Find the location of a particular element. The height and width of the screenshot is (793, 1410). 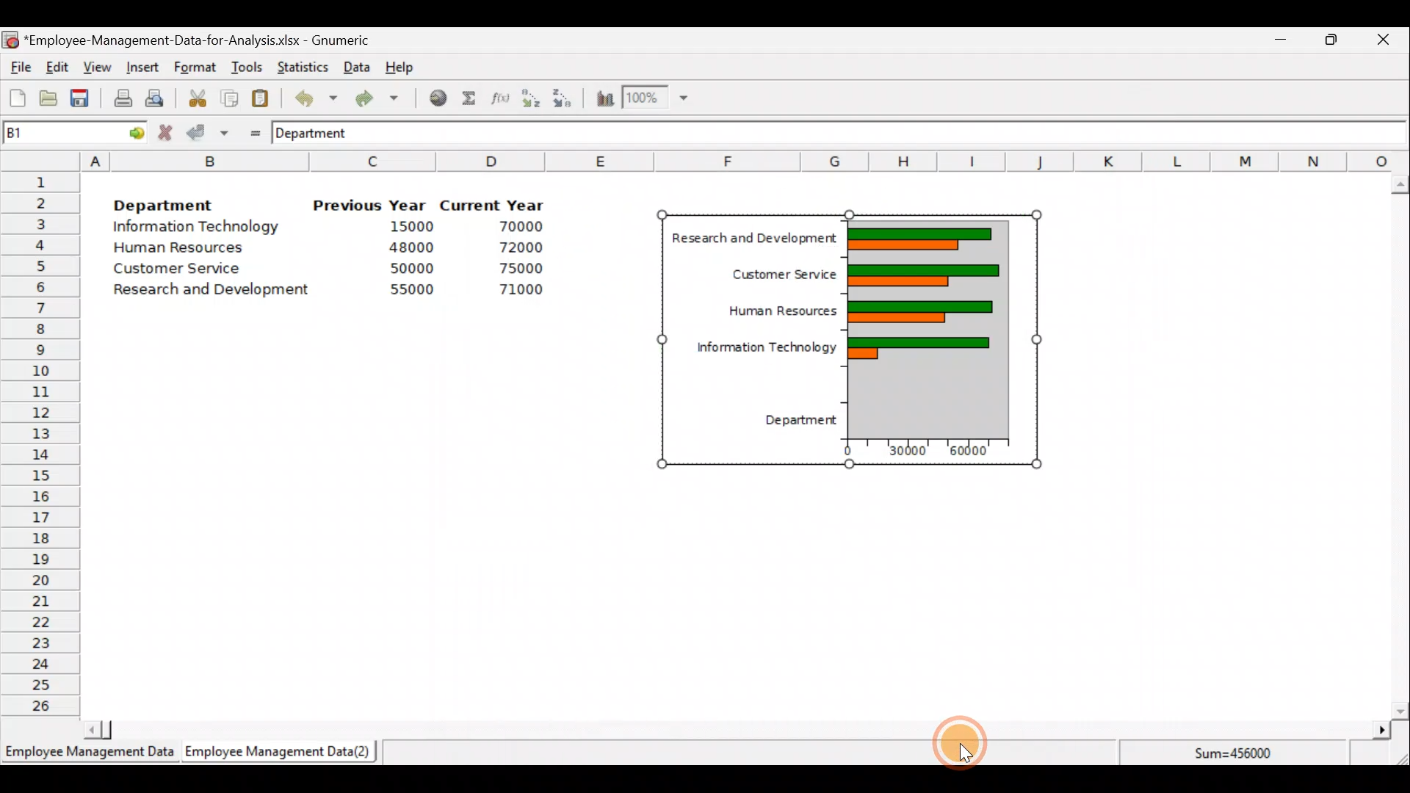

Previous Year is located at coordinates (370, 206).